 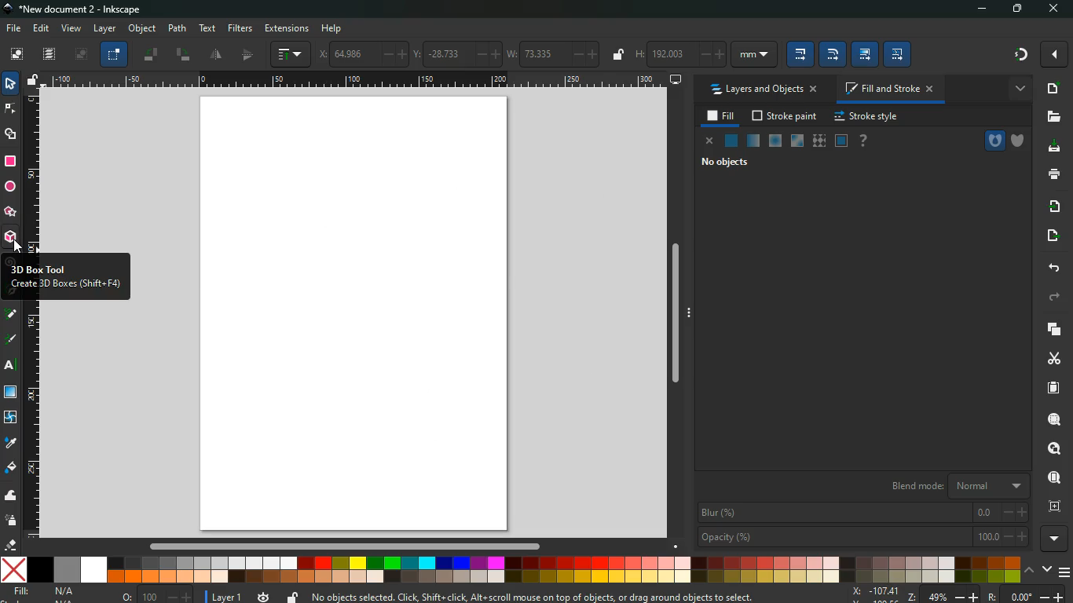 What do you see at coordinates (360, 53) in the screenshot?
I see `x` at bounding box center [360, 53].